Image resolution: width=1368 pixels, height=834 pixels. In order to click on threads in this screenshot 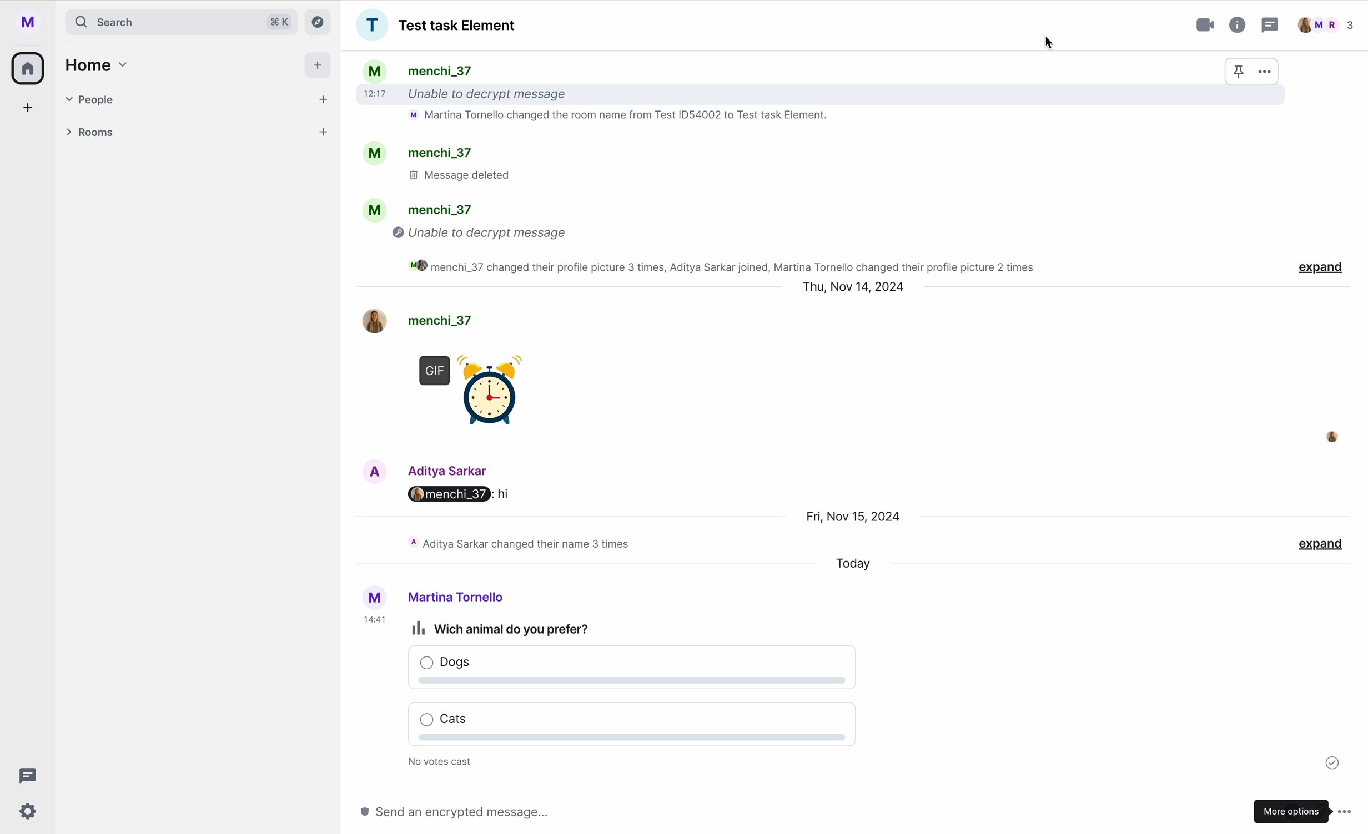, I will do `click(24, 776)`.